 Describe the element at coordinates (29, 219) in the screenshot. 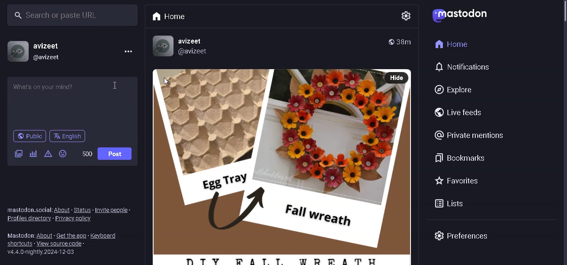

I see `profile directory` at that location.